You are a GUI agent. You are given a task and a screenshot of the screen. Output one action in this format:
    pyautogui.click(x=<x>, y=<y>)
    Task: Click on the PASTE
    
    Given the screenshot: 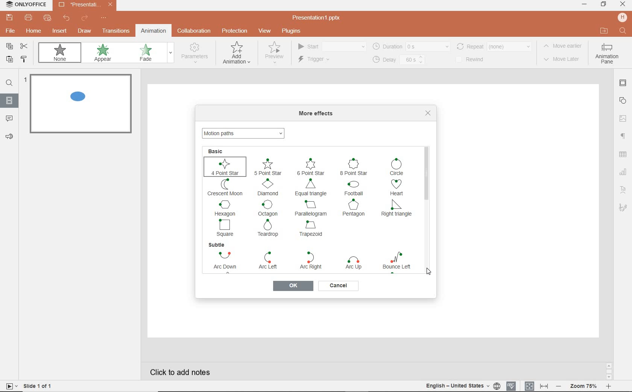 What is the action you would take?
    pyautogui.click(x=9, y=60)
    